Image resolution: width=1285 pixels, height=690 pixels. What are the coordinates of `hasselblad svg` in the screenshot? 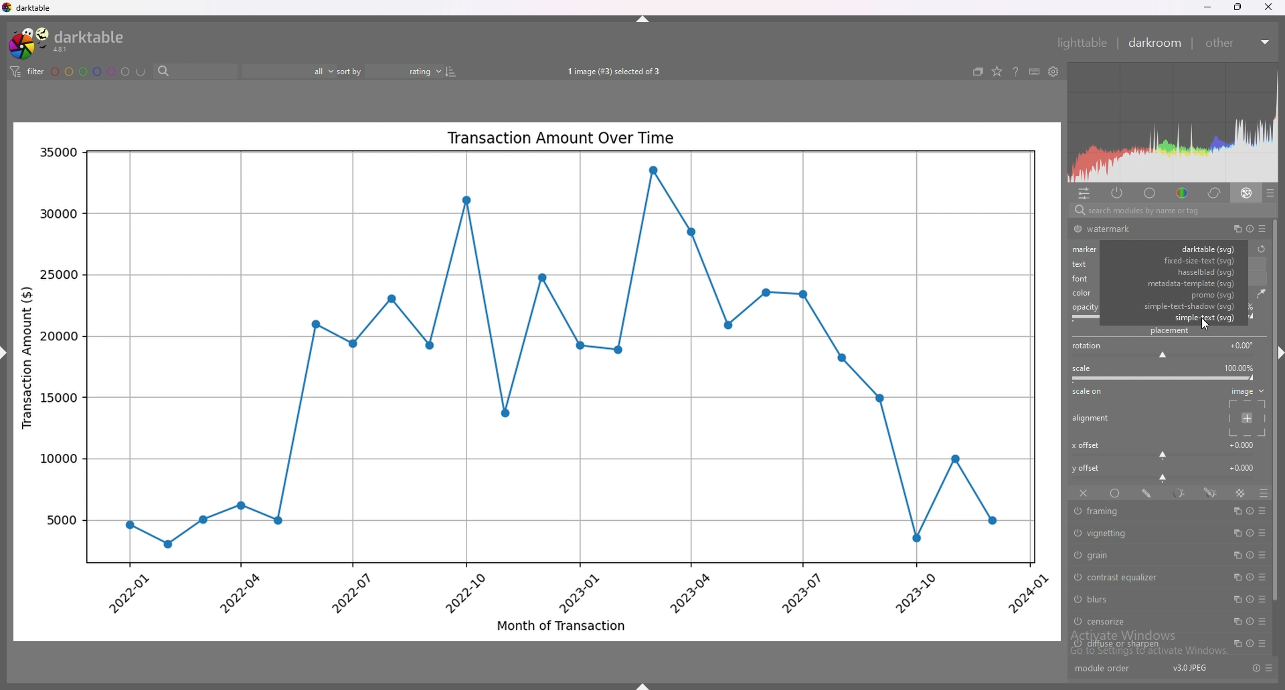 It's located at (1179, 272).